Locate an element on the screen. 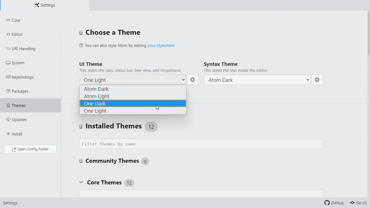  one light is located at coordinates (131, 79).